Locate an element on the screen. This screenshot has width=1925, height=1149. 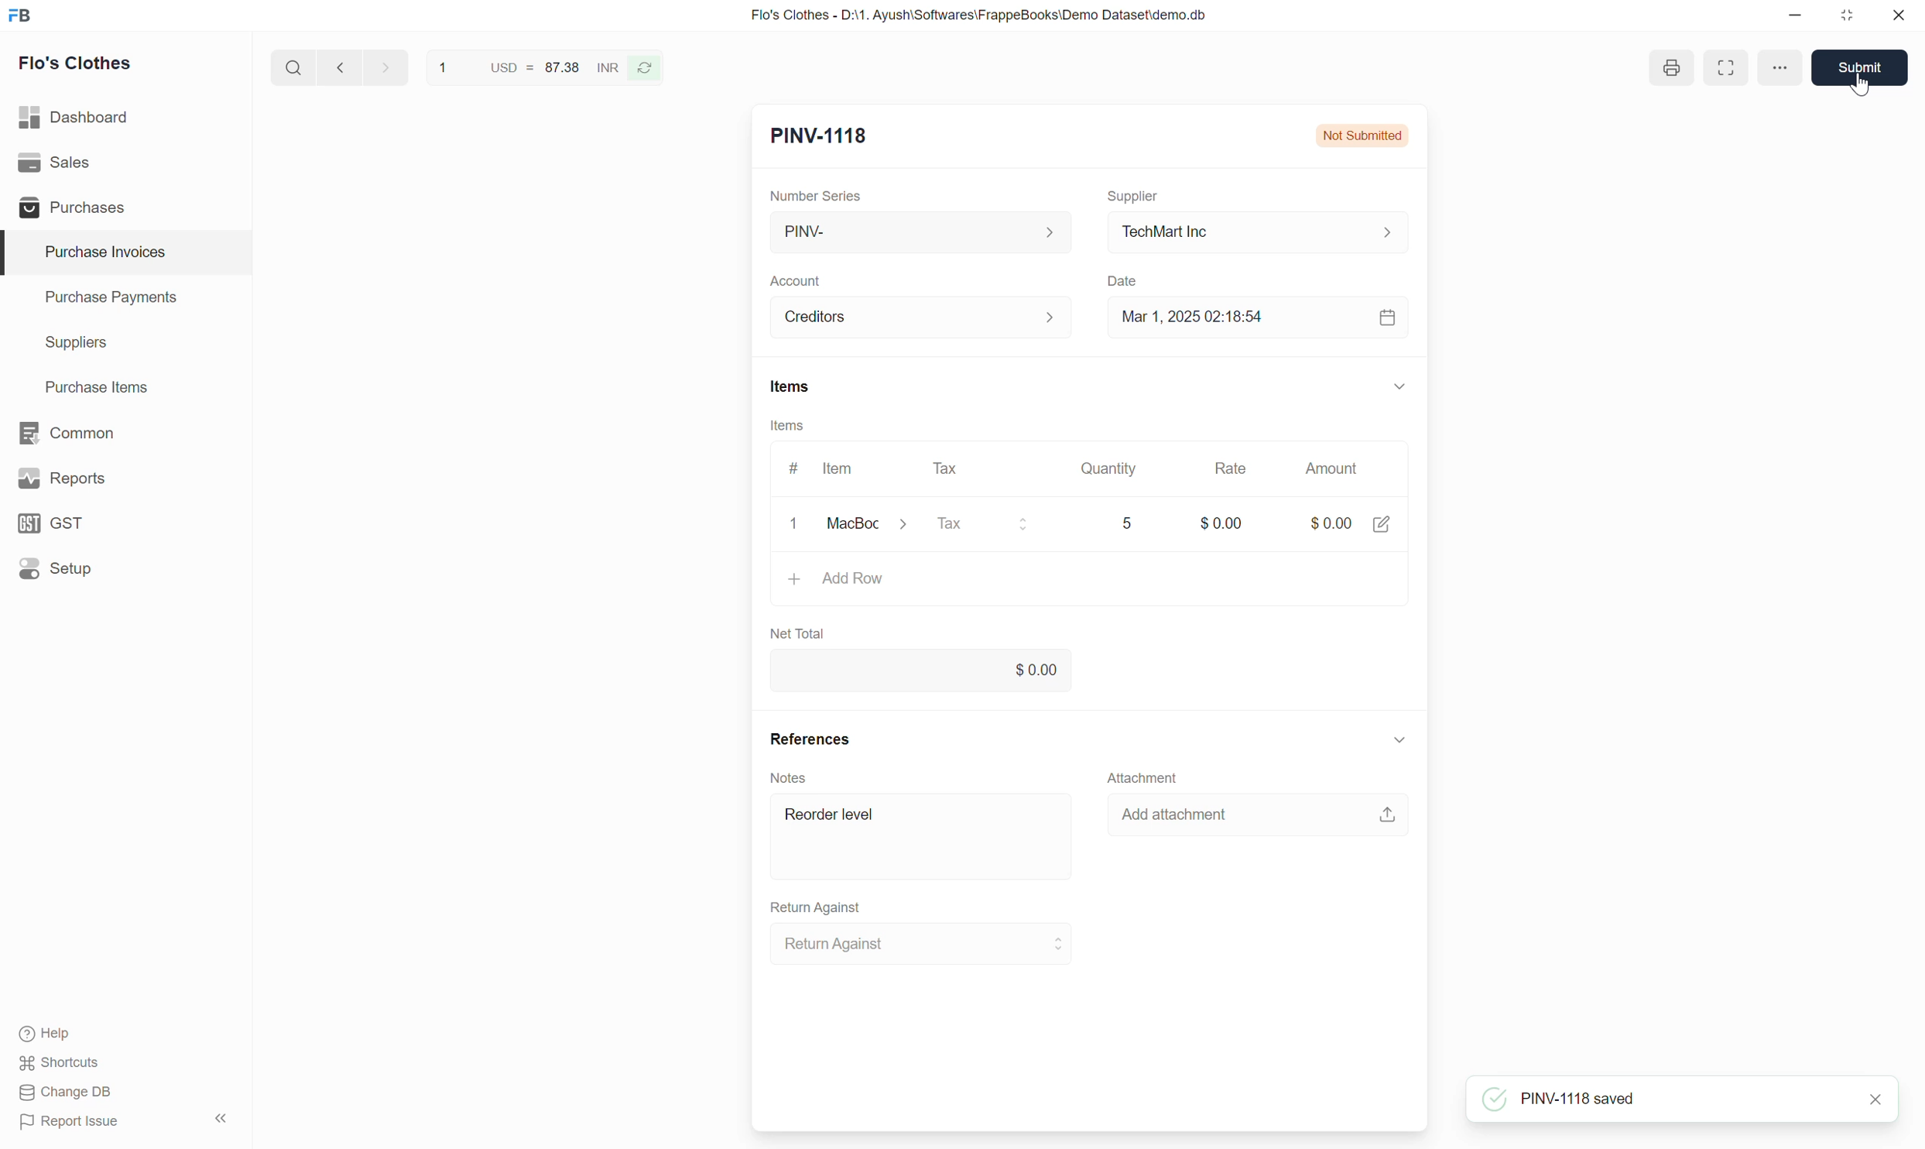
Rate is located at coordinates (1231, 468).